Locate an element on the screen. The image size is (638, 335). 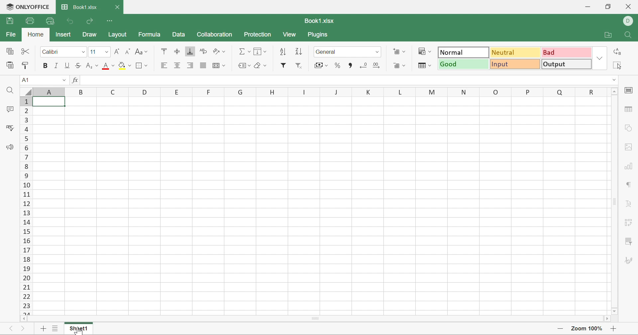
Named ranges is located at coordinates (242, 64).